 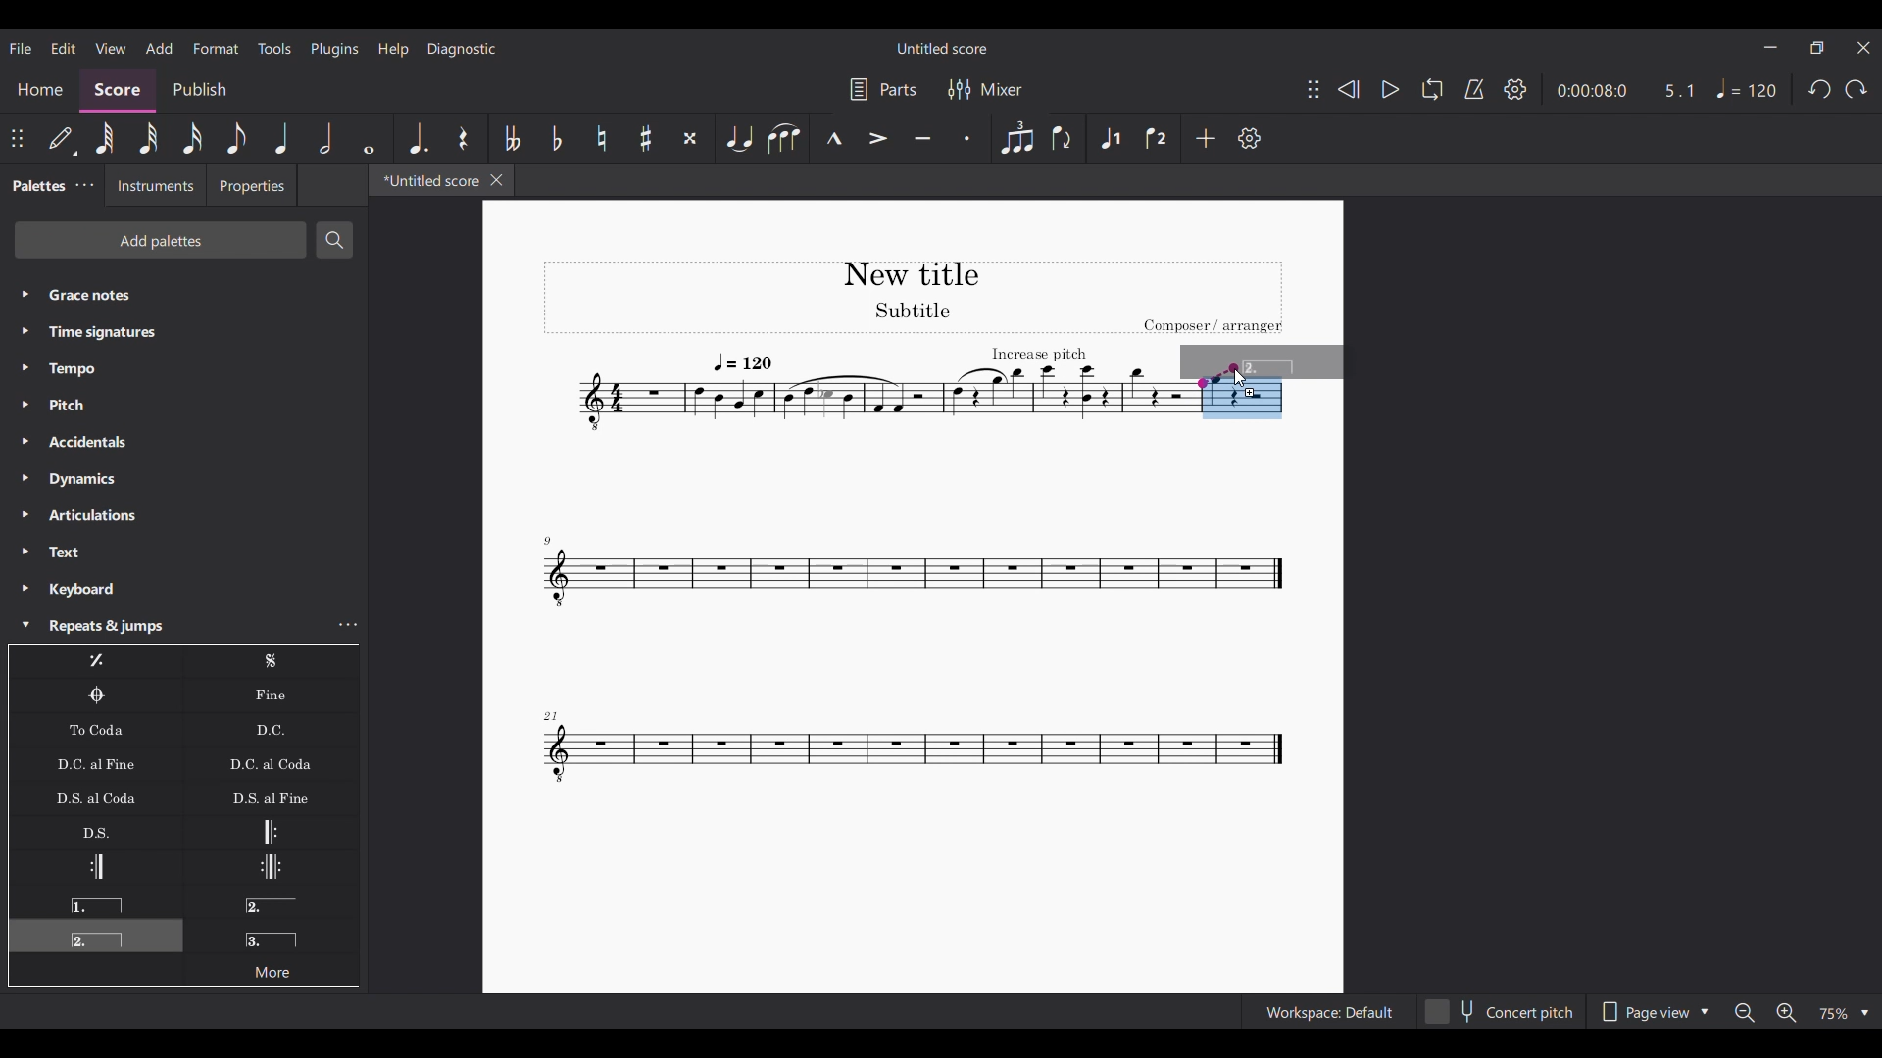 I want to click on Seconda volta, current selection highlighted, so click(x=96, y=936).